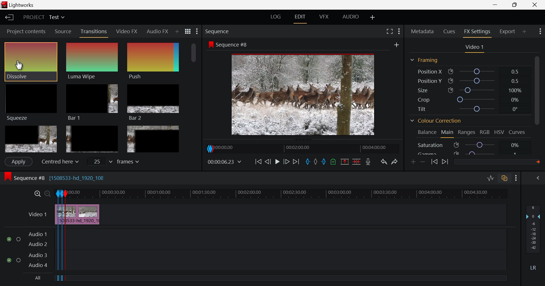 The height and width of the screenshot is (286, 545). Describe the element at coordinates (194, 97) in the screenshot. I see `Scroll Bar` at that location.